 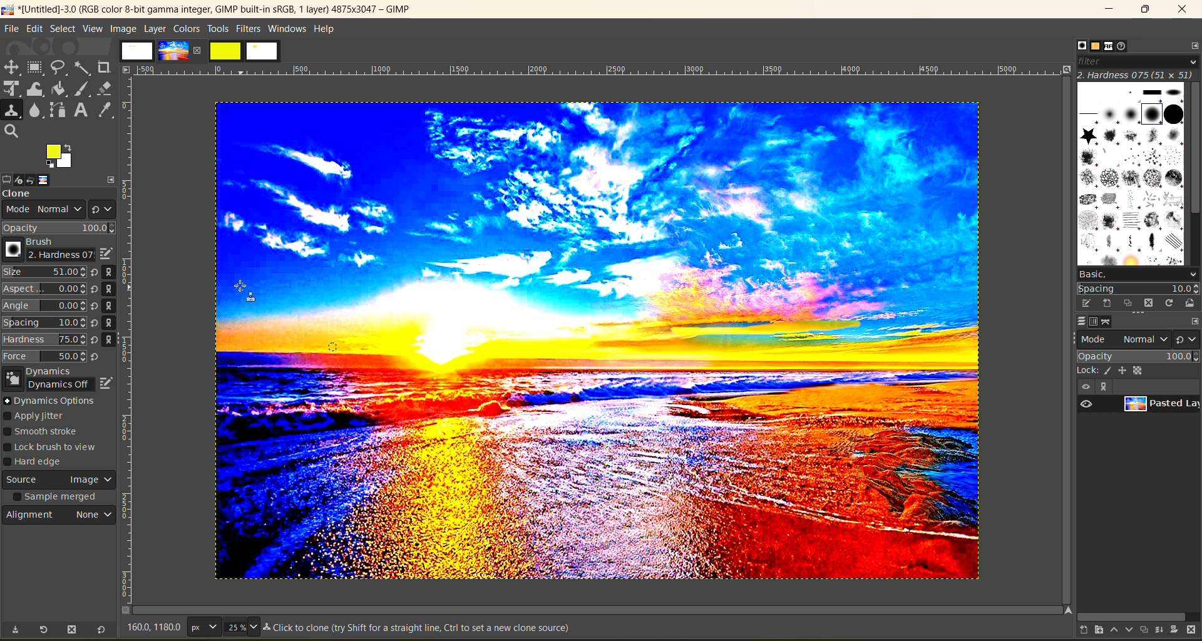 I want to click on minimize, so click(x=1112, y=9).